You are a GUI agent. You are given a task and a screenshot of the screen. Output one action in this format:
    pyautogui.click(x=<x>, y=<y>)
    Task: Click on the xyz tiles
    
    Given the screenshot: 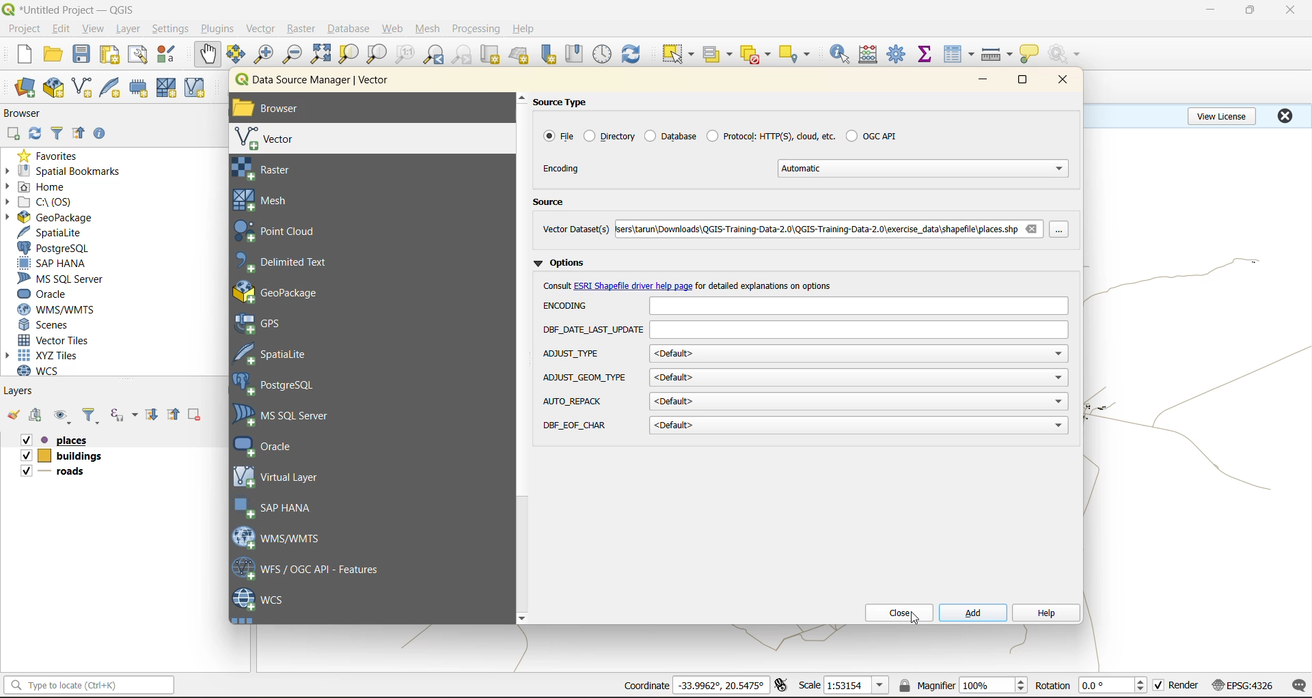 What is the action you would take?
    pyautogui.click(x=49, y=355)
    